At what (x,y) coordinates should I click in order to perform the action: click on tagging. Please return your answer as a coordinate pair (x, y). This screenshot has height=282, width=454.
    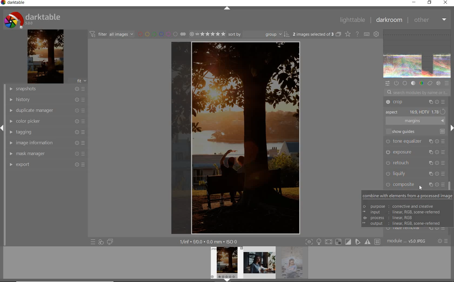
    Looking at the image, I should click on (46, 132).